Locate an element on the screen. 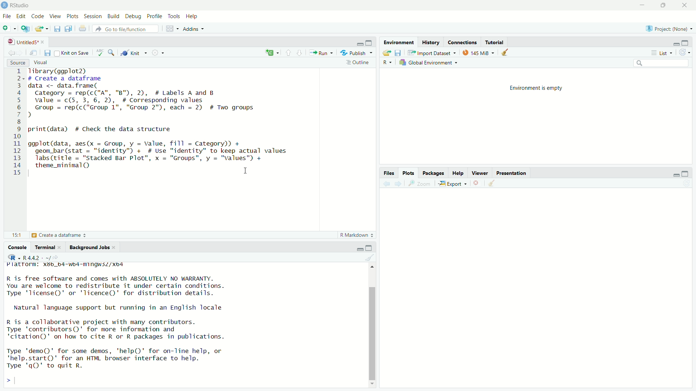  Clear console (Ctrl + L) is located at coordinates (505, 52).